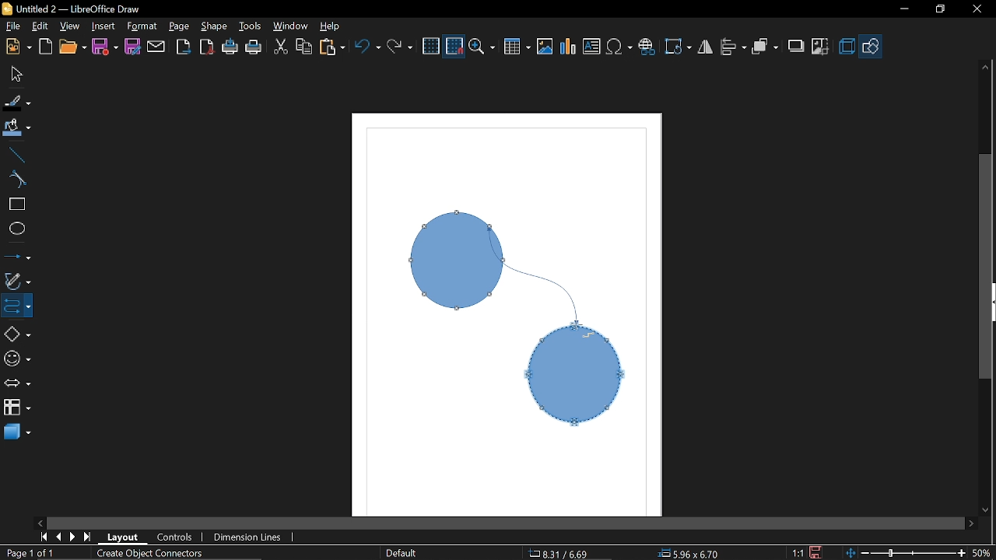 This screenshot has width=996, height=560. What do you see at coordinates (976, 10) in the screenshot?
I see `Close` at bounding box center [976, 10].